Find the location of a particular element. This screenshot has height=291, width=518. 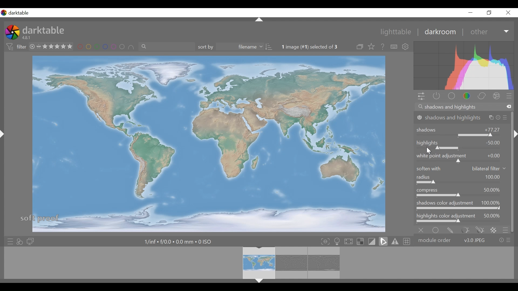

shadows is located at coordinates (462, 130).